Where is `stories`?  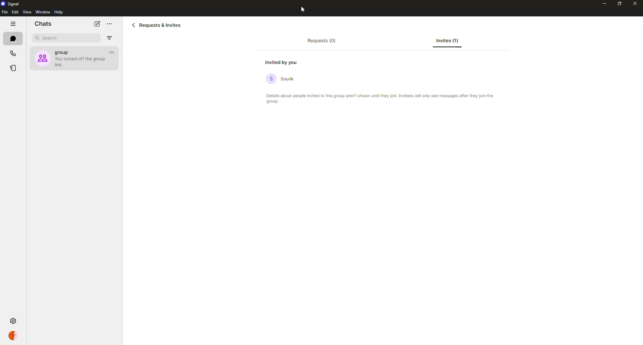
stories is located at coordinates (14, 67).